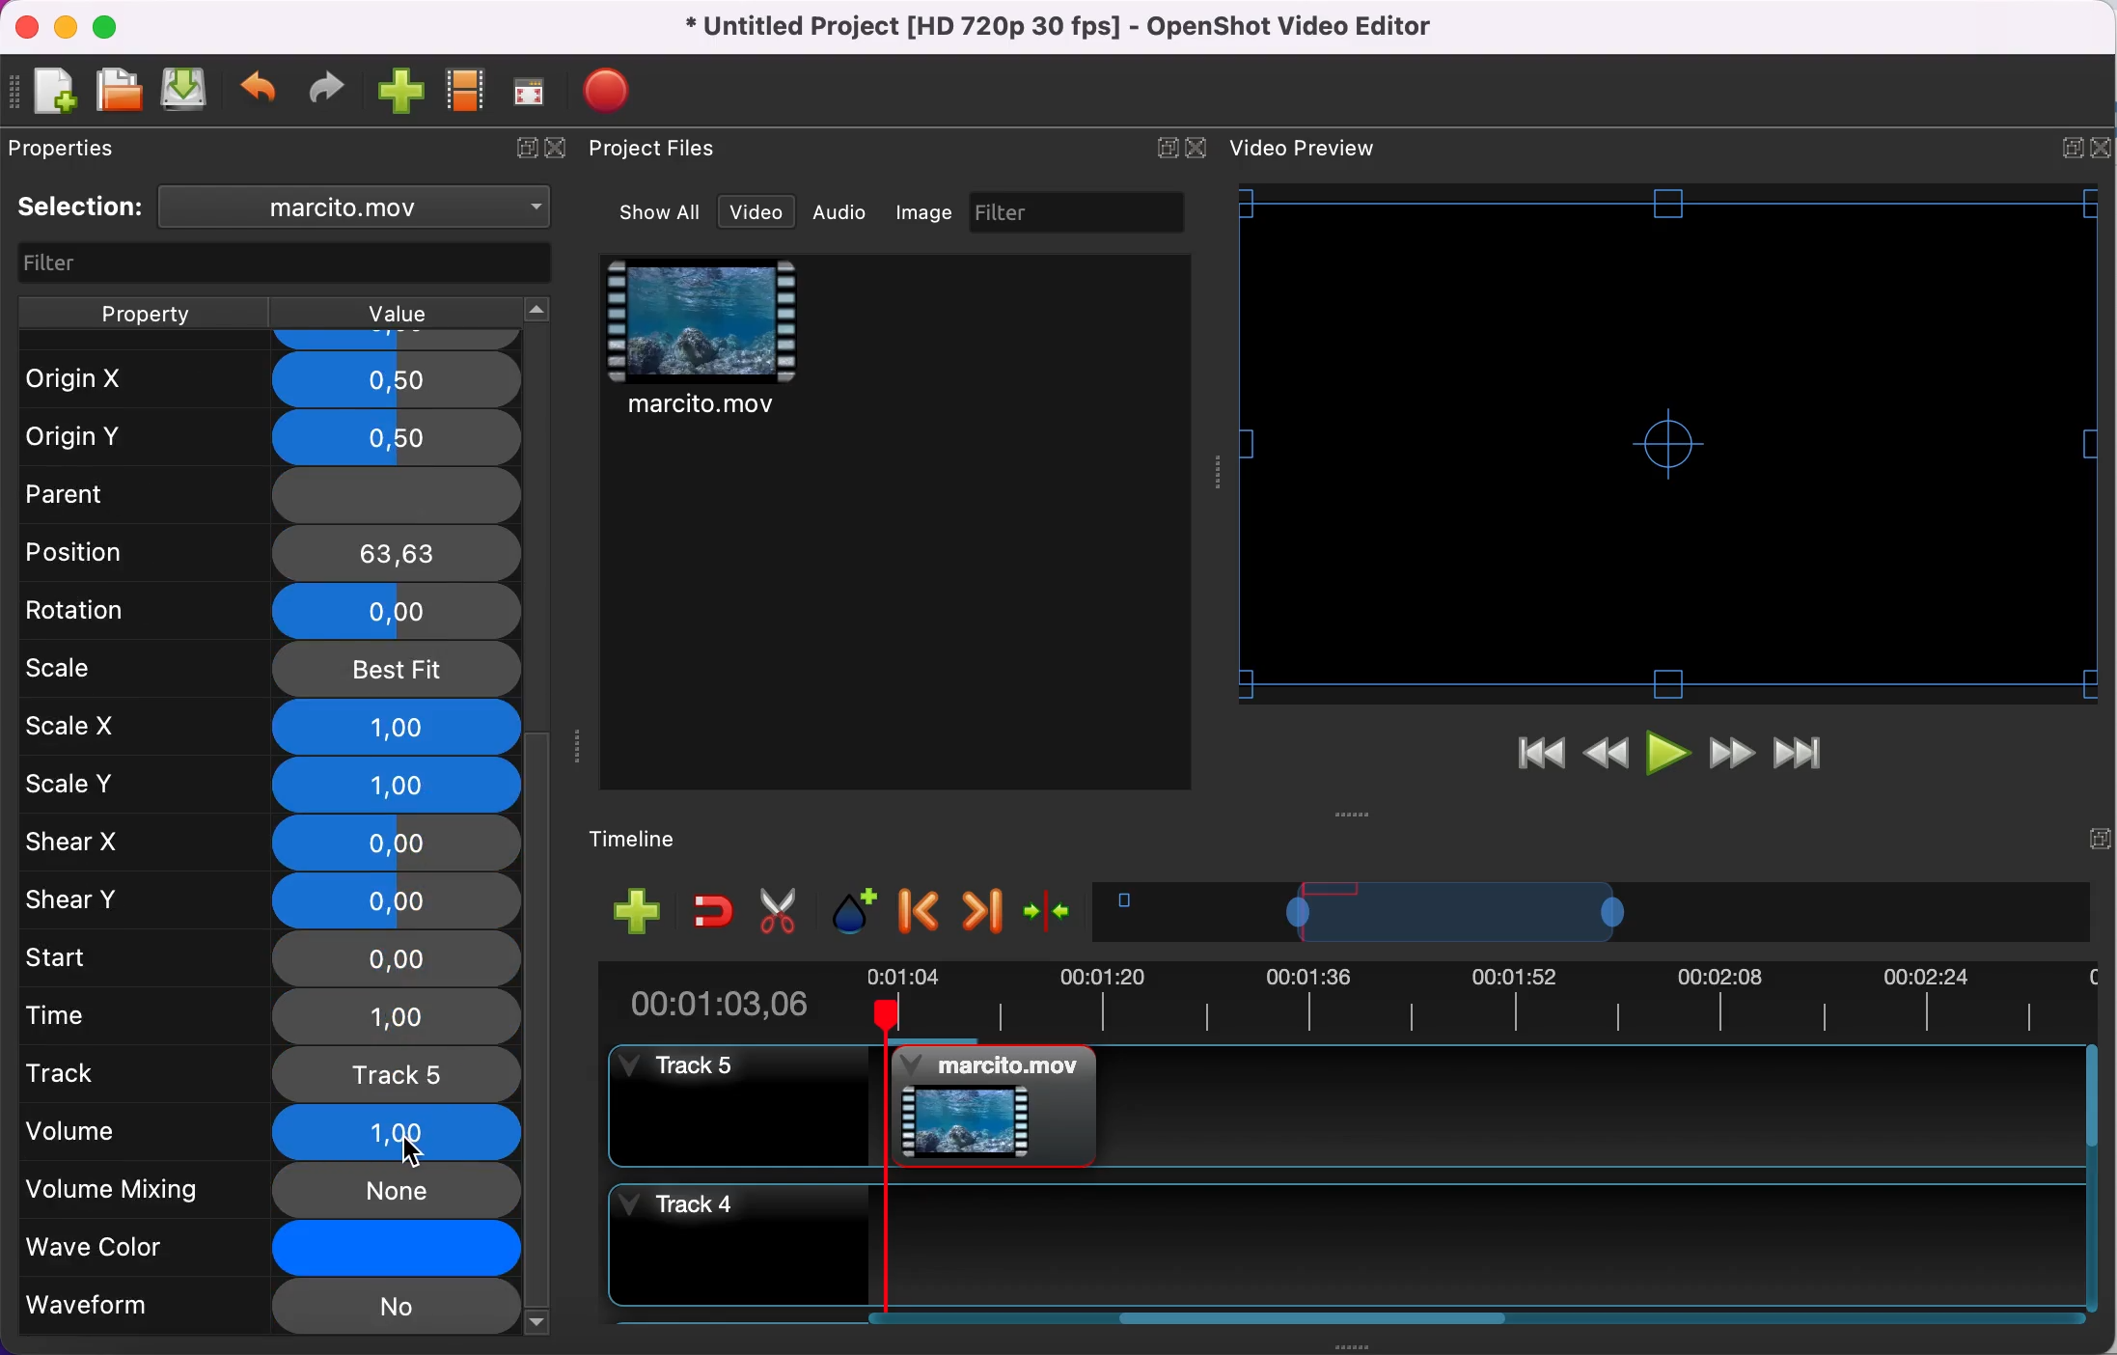  Describe the element at coordinates (1333, 1000) in the screenshot. I see `clip duration` at that location.